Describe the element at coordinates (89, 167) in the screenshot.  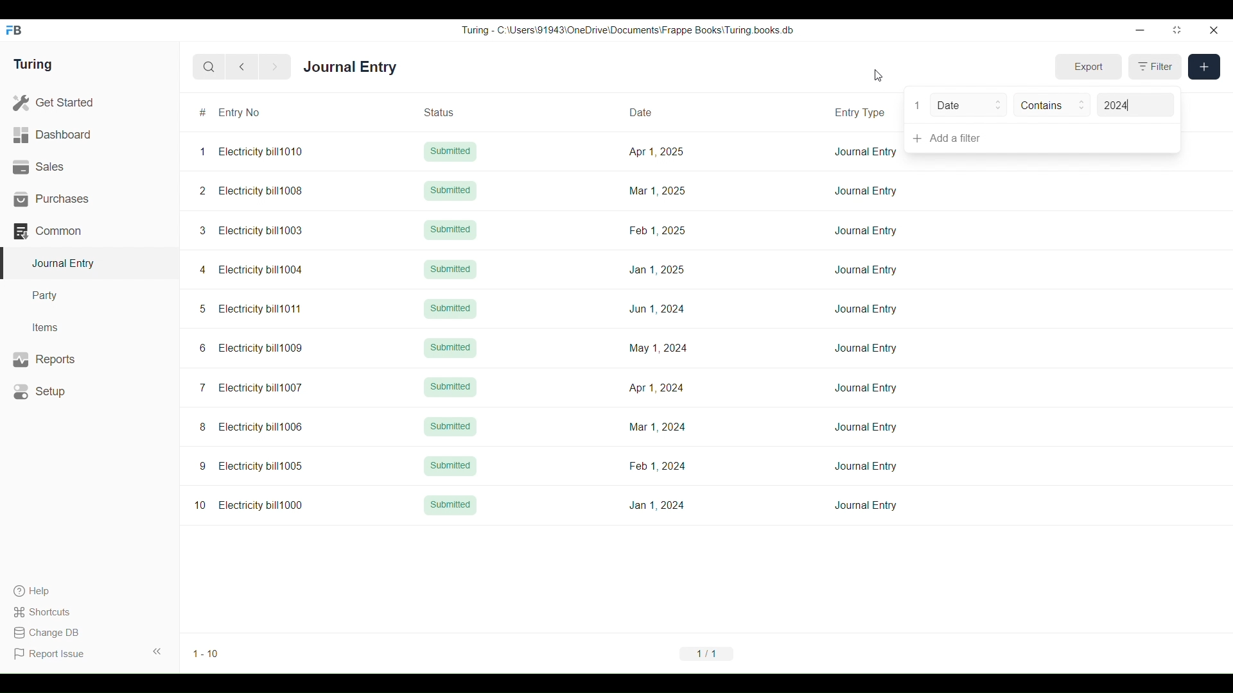
I see `Sales` at that location.